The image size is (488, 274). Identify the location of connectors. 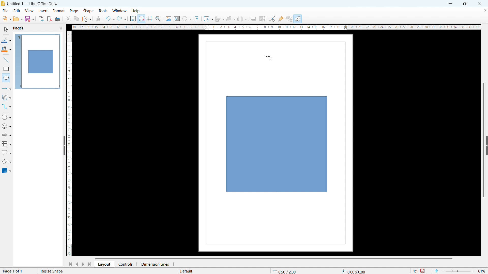
(7, 106).